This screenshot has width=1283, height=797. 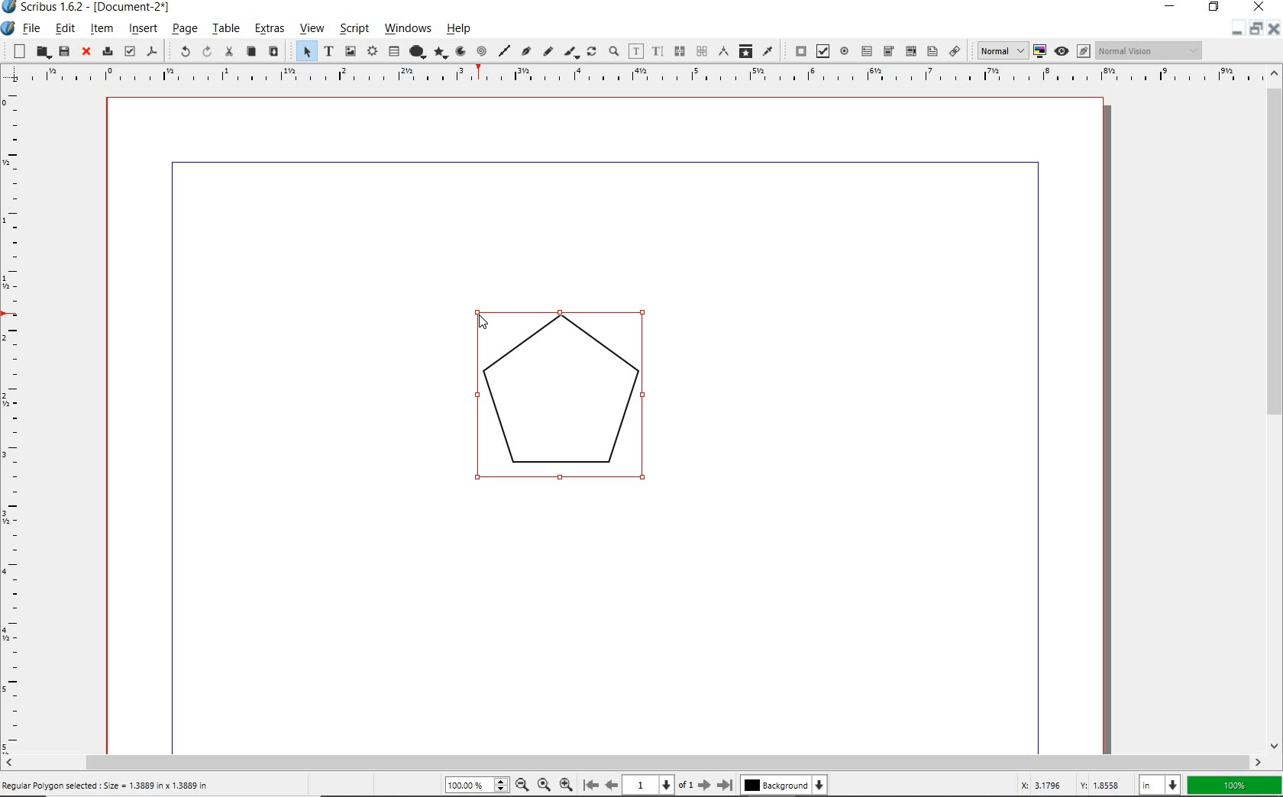 I want to click on pdf list box, so click(x=932, y=52).